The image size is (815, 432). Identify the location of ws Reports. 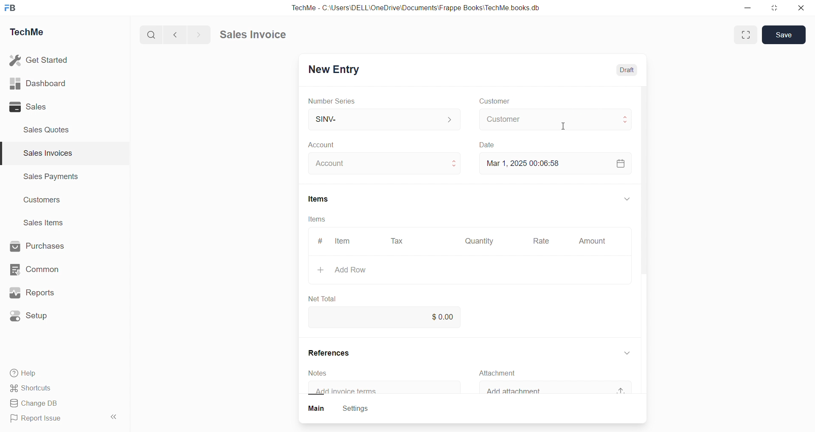
(40, 293).